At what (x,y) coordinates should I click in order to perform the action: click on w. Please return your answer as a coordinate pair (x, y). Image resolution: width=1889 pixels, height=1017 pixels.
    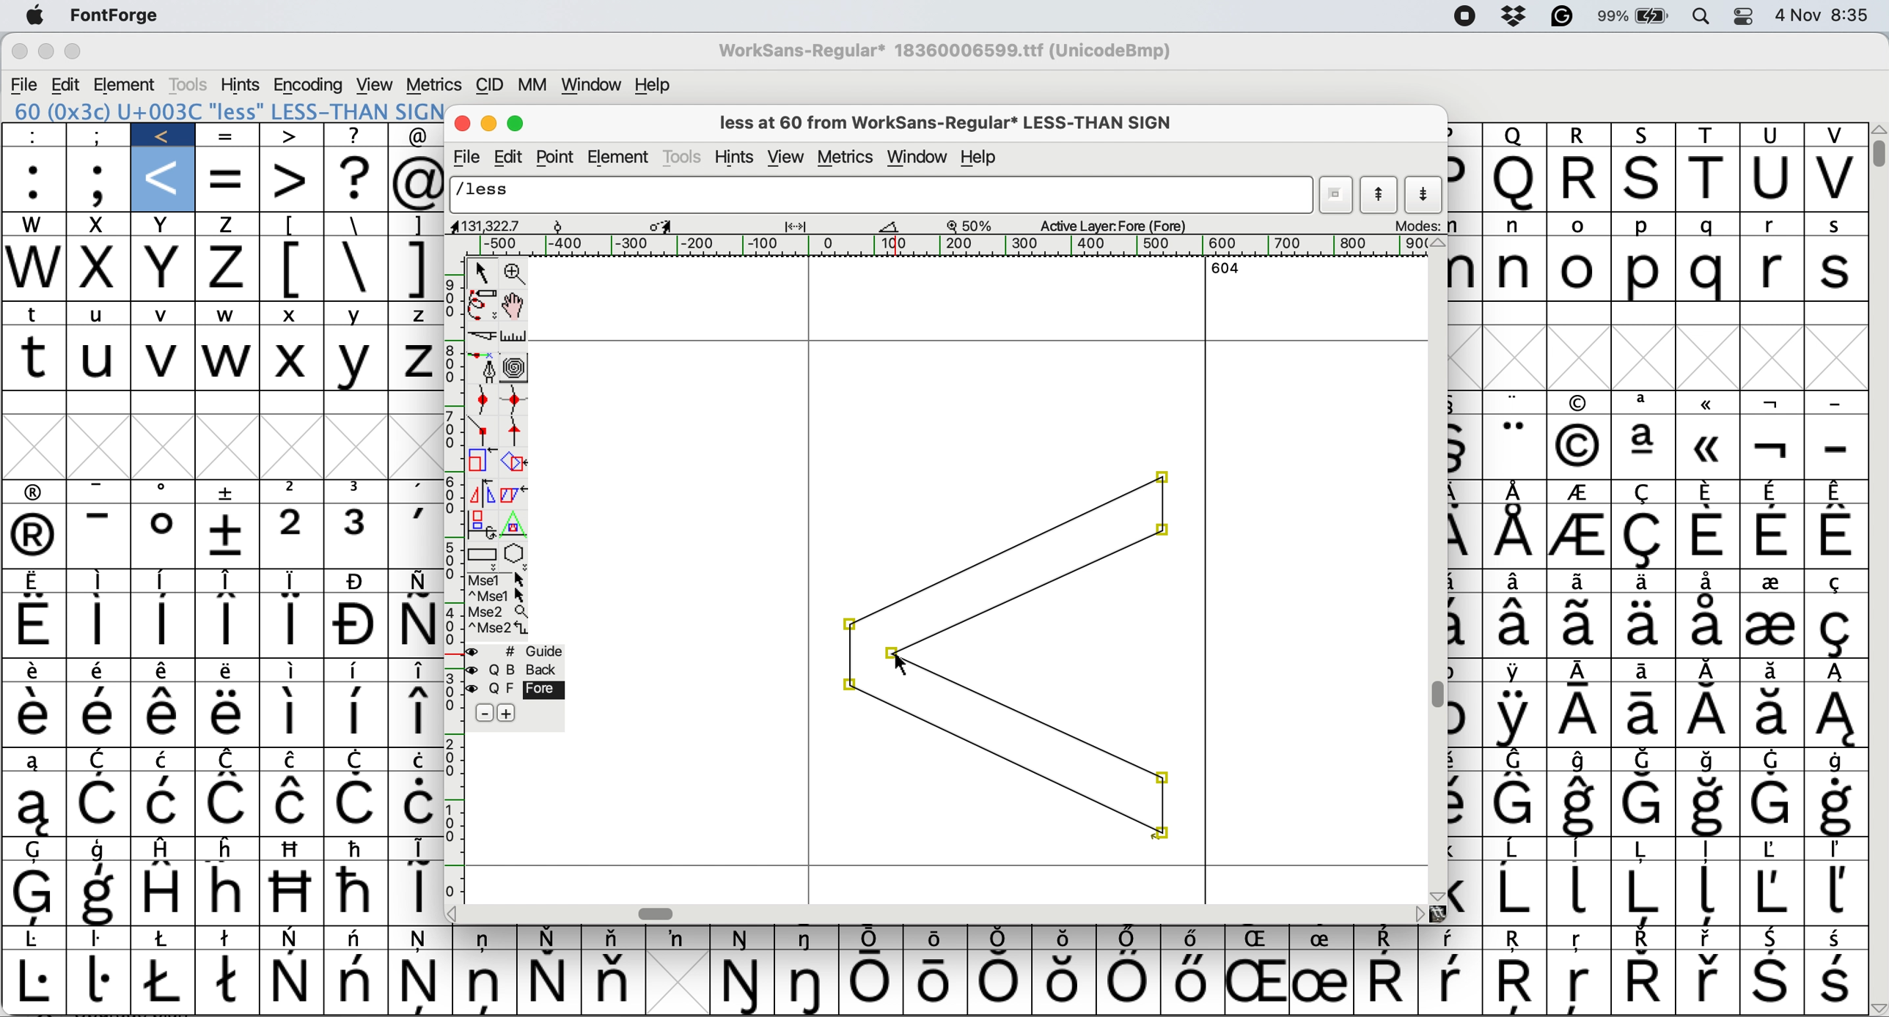
    Looking at the image, I should click on (34, 270).